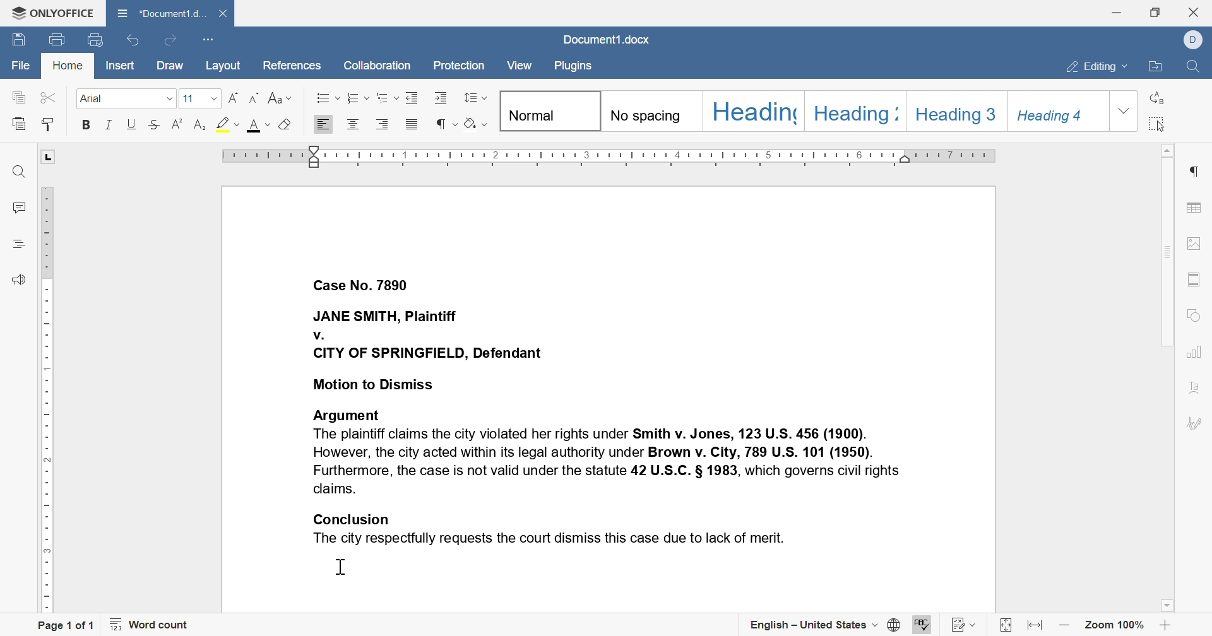 This screenshot has width=1212, height=636. Describe the element at coordinates (150, 623) in the screenshot. I see `word count` at that location.